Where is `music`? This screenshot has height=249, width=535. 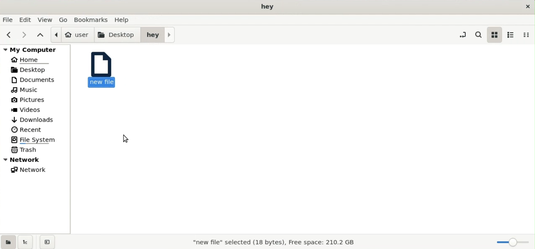
music is located at coordinates (27, 90).